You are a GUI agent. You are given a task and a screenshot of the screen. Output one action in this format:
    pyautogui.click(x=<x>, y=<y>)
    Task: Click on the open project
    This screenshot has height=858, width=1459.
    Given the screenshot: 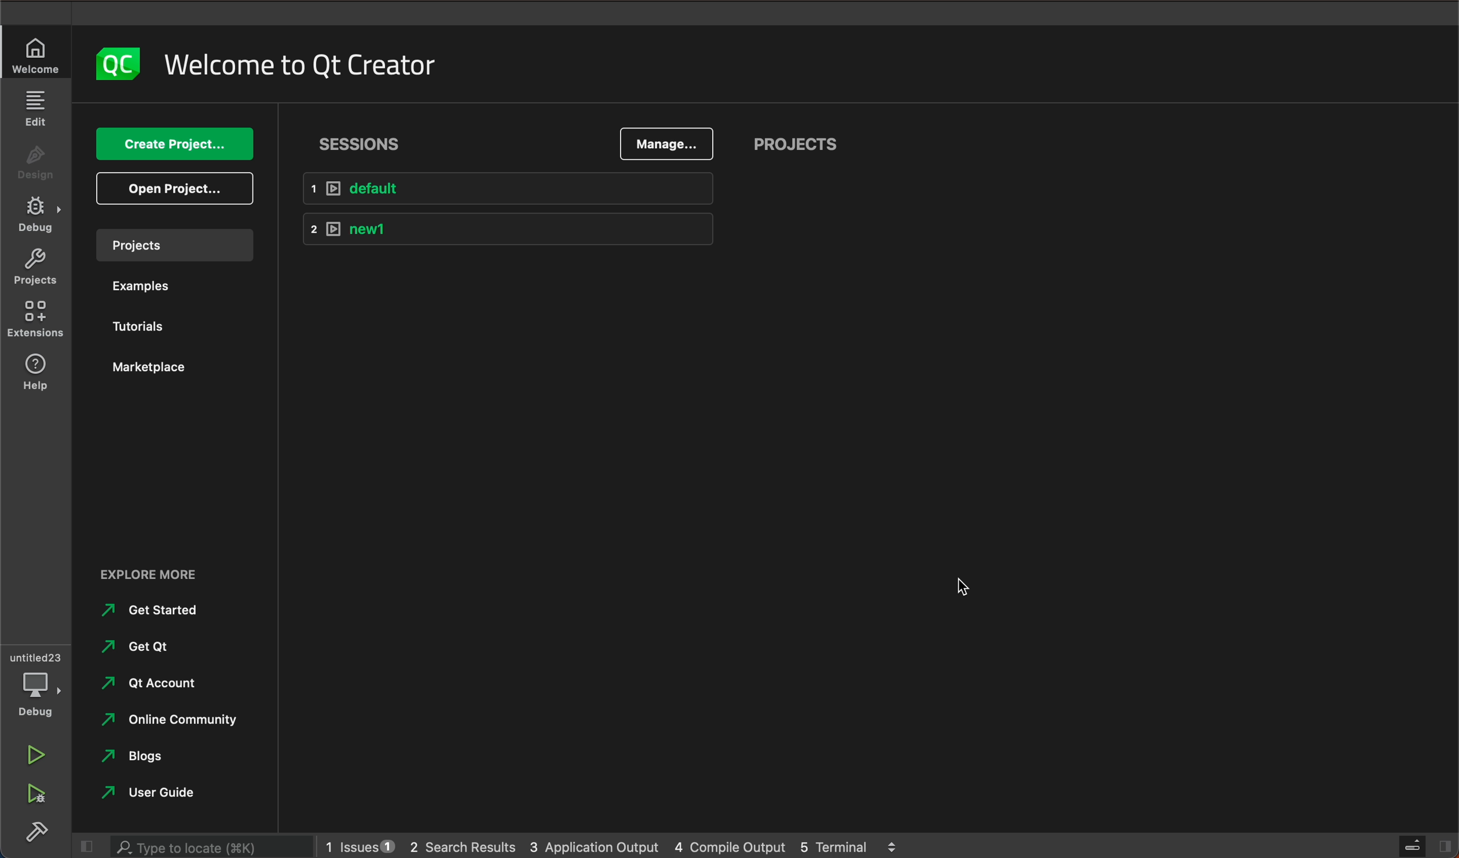 What is the action you would take?
    pyautogui.click(x=179, y=189)
    